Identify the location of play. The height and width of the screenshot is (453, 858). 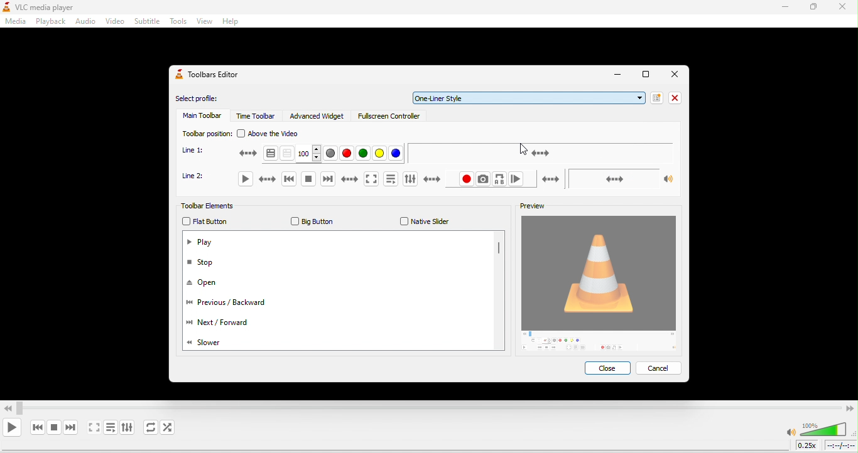
(13, 427).